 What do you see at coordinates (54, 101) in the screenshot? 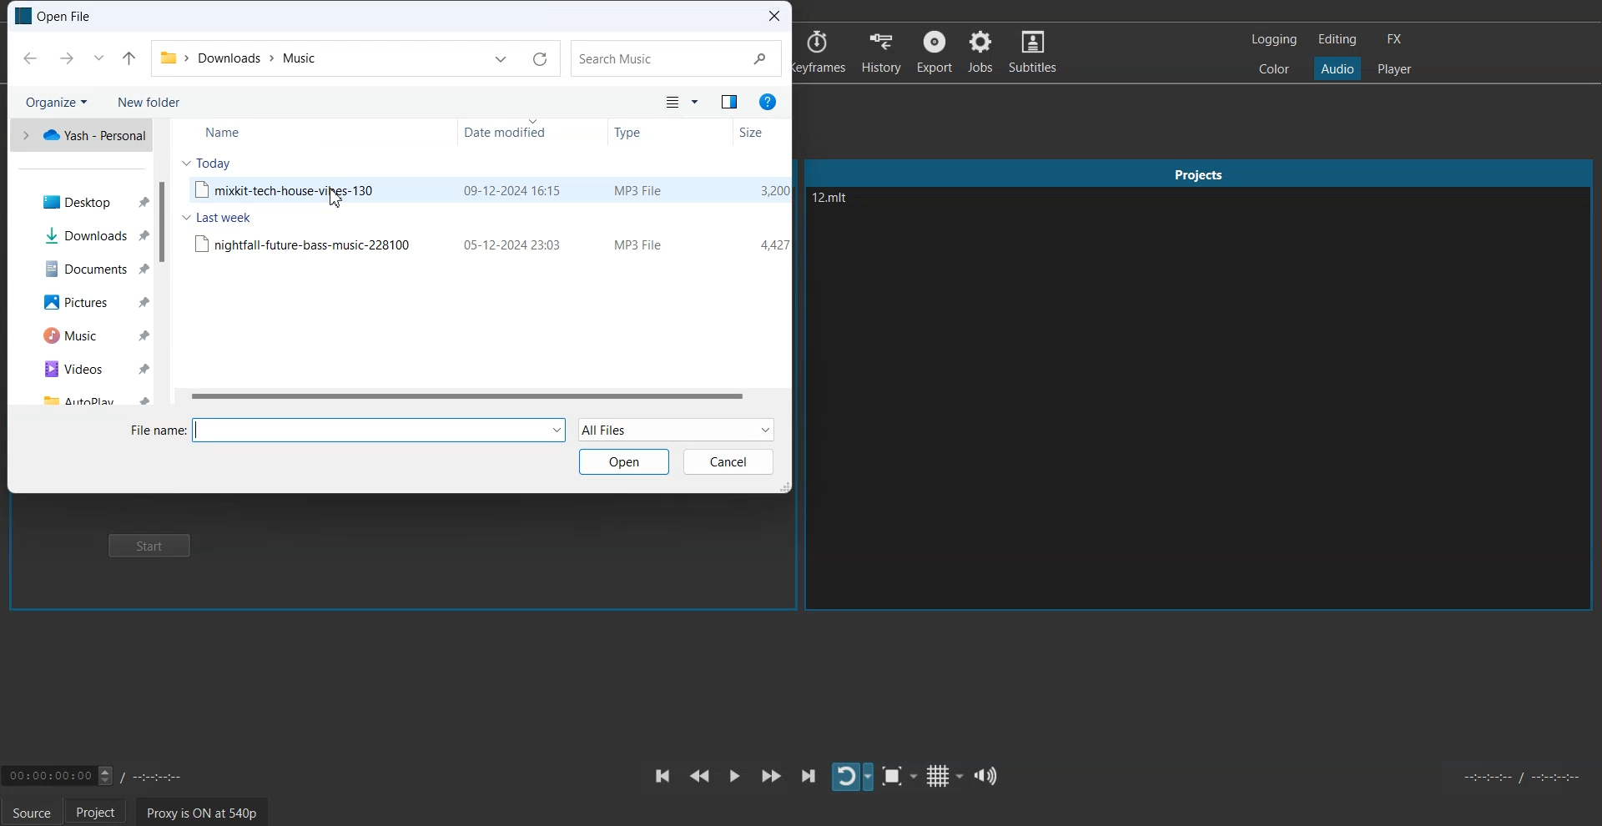
I see `Organize` at bounding box center [54, 101].